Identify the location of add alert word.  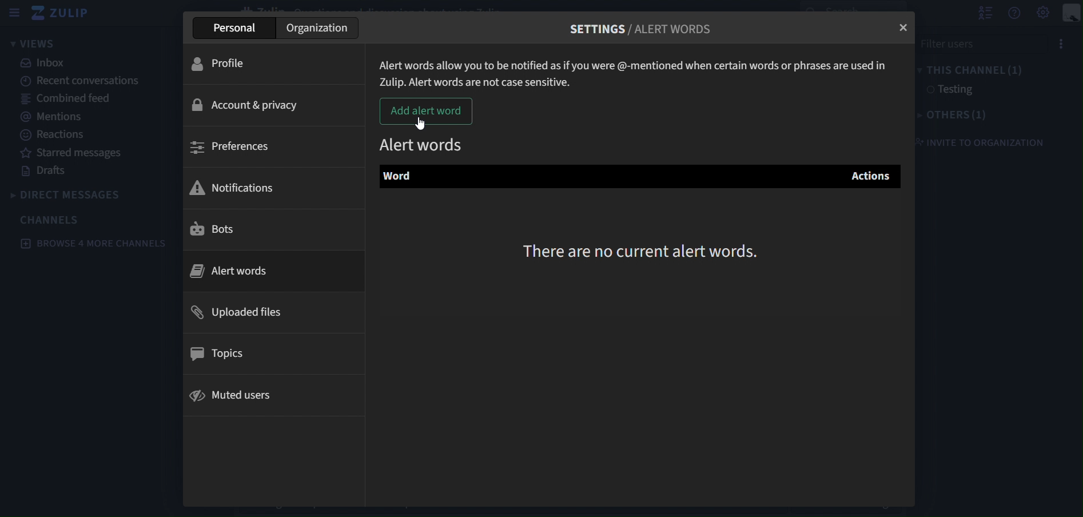
(427, 112).